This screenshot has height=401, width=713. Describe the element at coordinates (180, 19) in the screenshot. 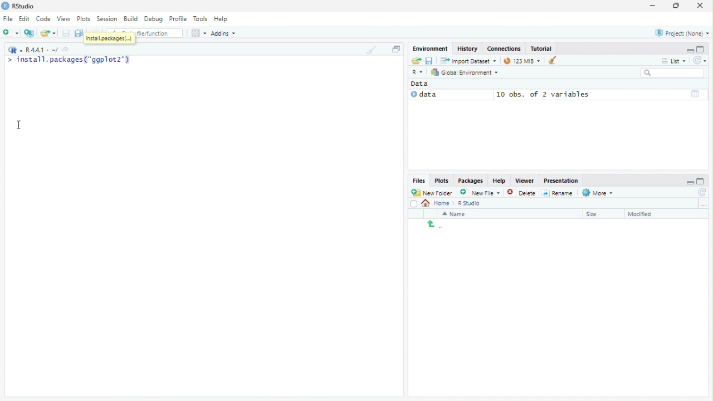

I see `Profile` at that location.